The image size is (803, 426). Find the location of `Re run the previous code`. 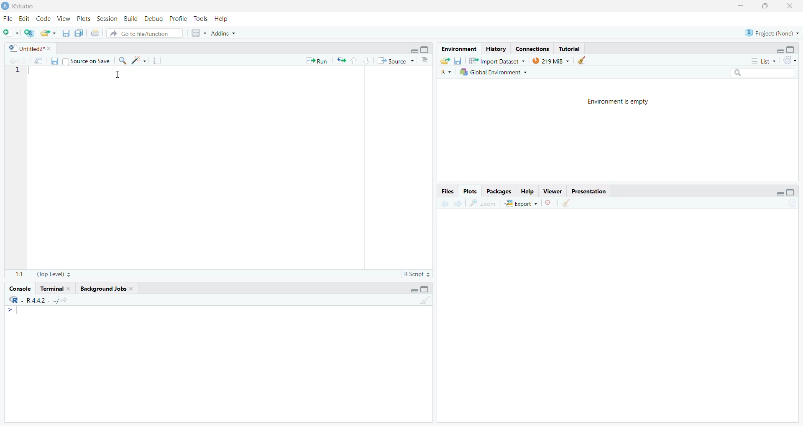

Re run the previous code is located at coordinates (340, 60).